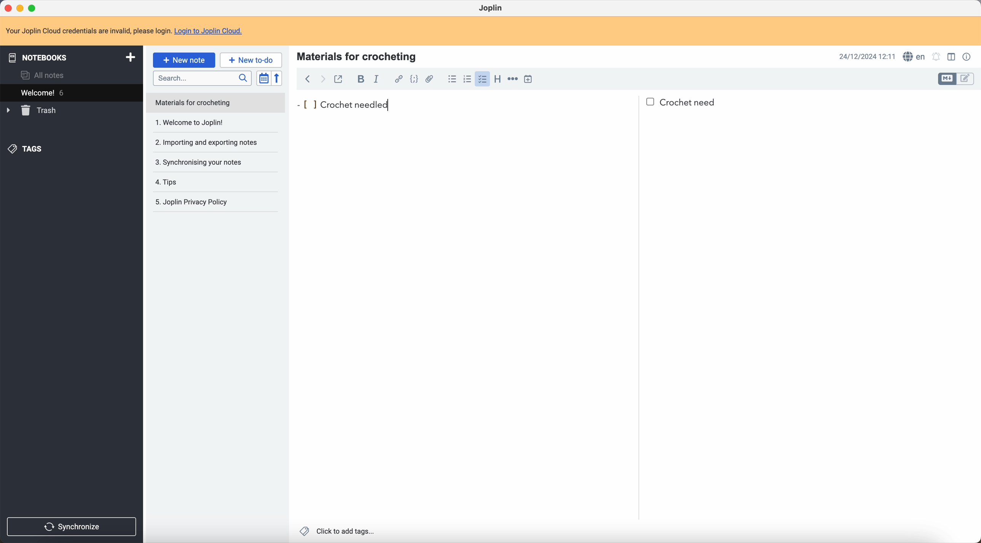 The width and height of the screenshot is (981, 543). What do you see at coordinates (492, 9) in the screenshot?
I see `Joplin` at bounding box center [492, 9].